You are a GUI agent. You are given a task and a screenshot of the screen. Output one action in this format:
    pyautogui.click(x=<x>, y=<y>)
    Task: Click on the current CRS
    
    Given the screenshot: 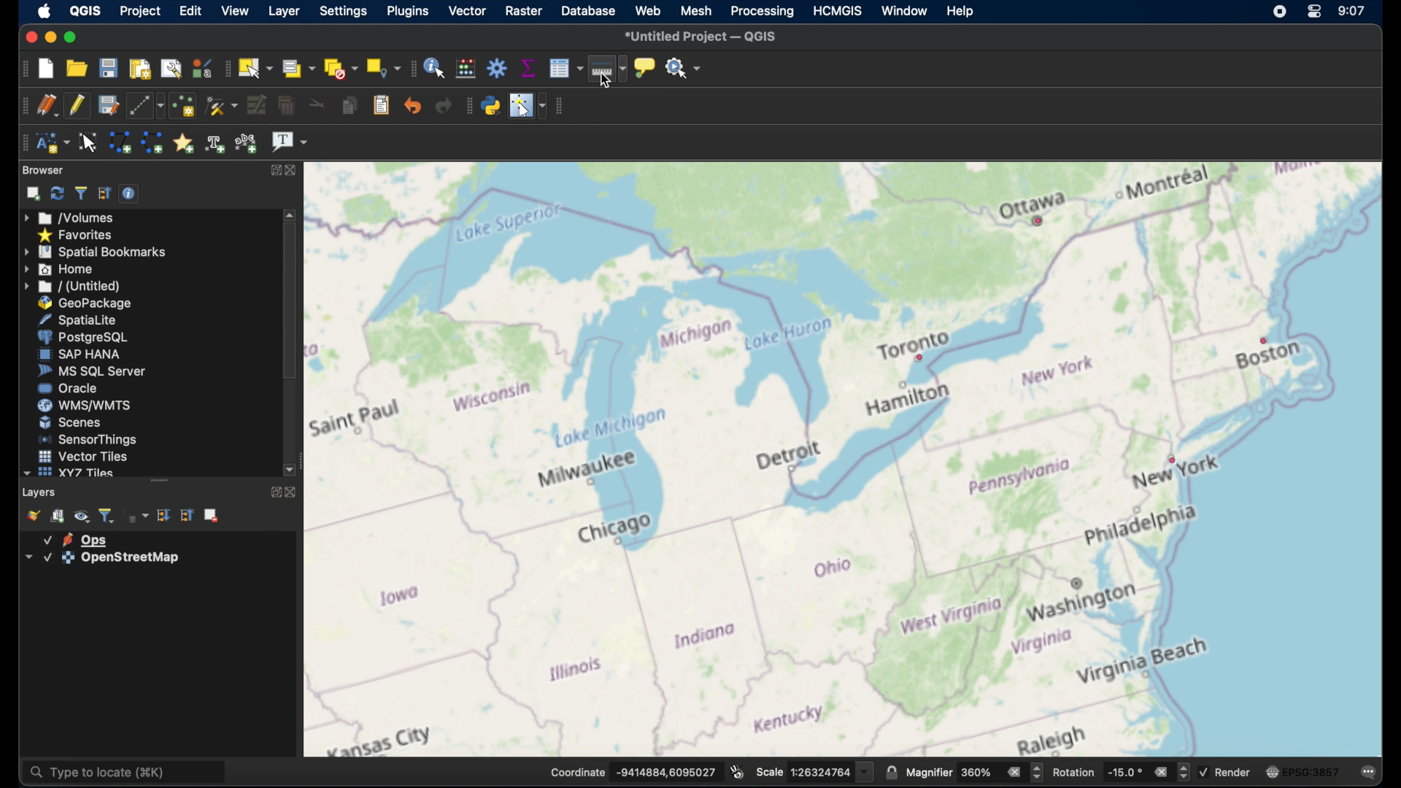 What is the action you would take?
    pyautogui.click(x=1302, y=770)
    